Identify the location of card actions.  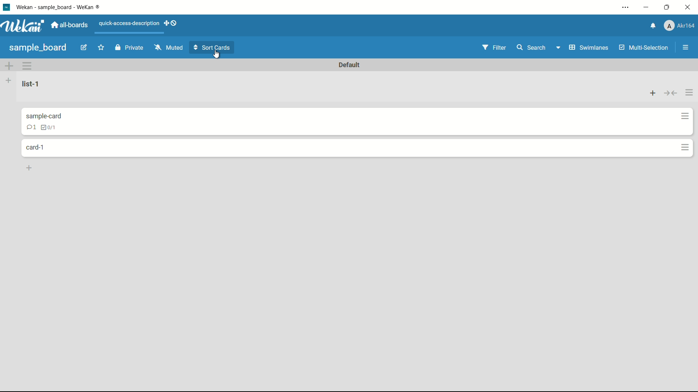
(685, 116).